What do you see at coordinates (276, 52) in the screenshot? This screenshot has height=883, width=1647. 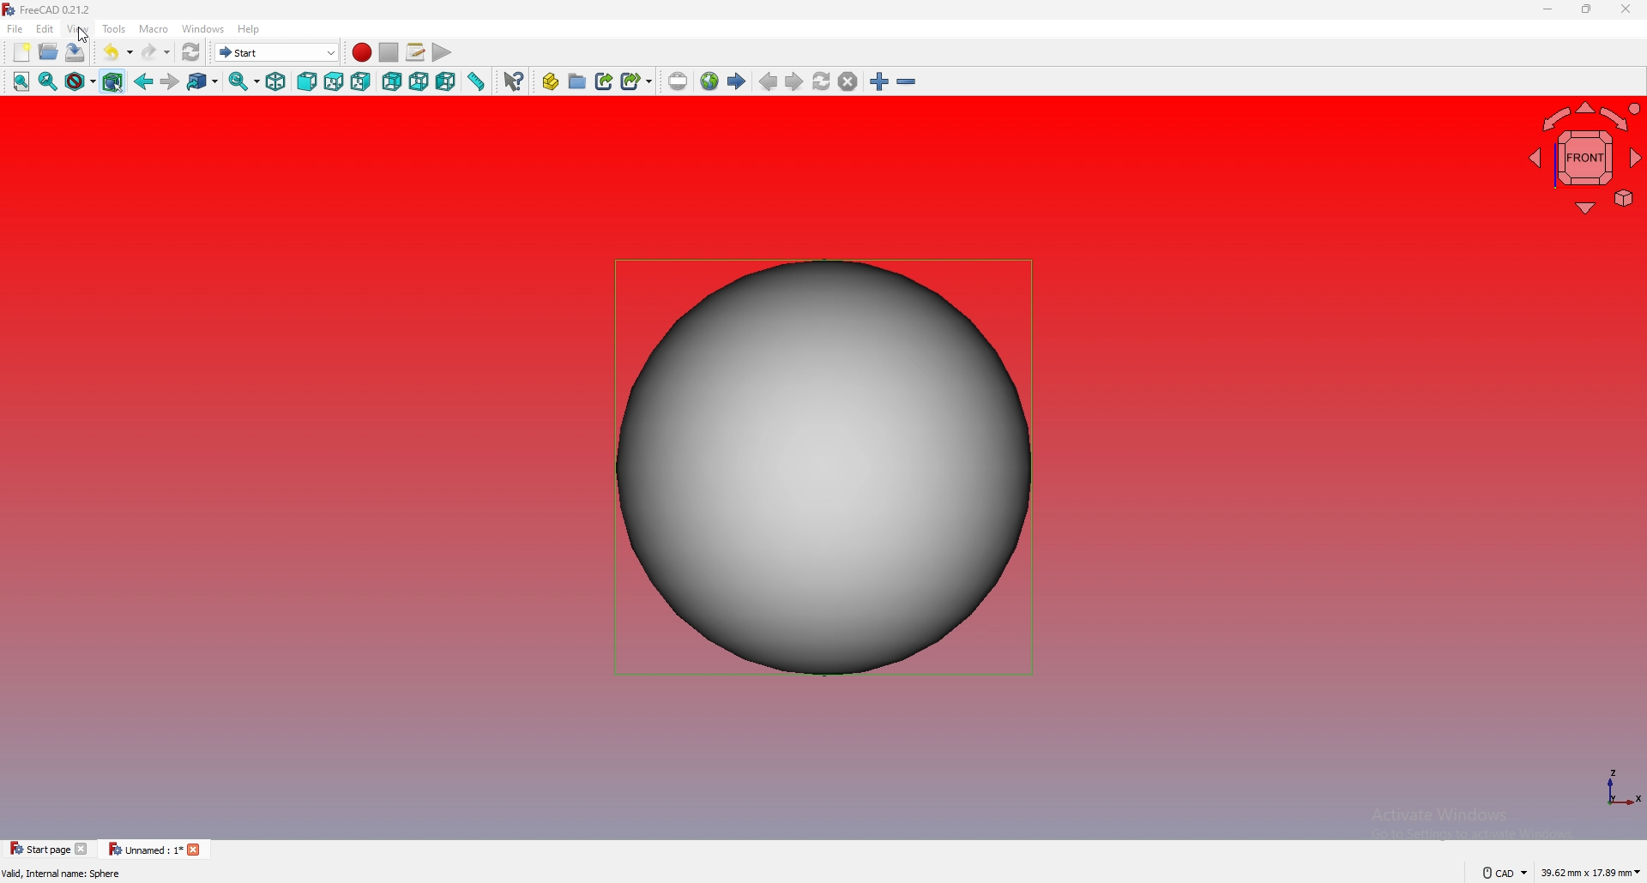 I see `choose workbench` at bounding box center [276, 52].